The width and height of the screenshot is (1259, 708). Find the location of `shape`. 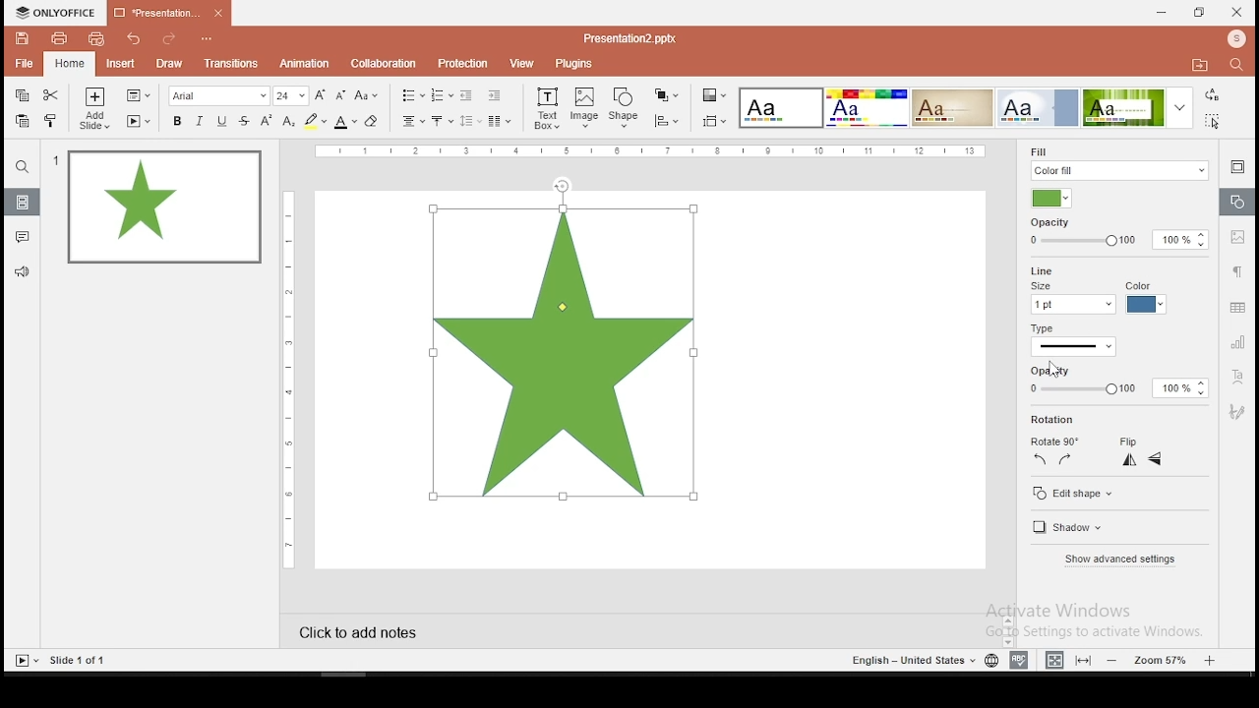

shape is located at coordinates (627, 109).